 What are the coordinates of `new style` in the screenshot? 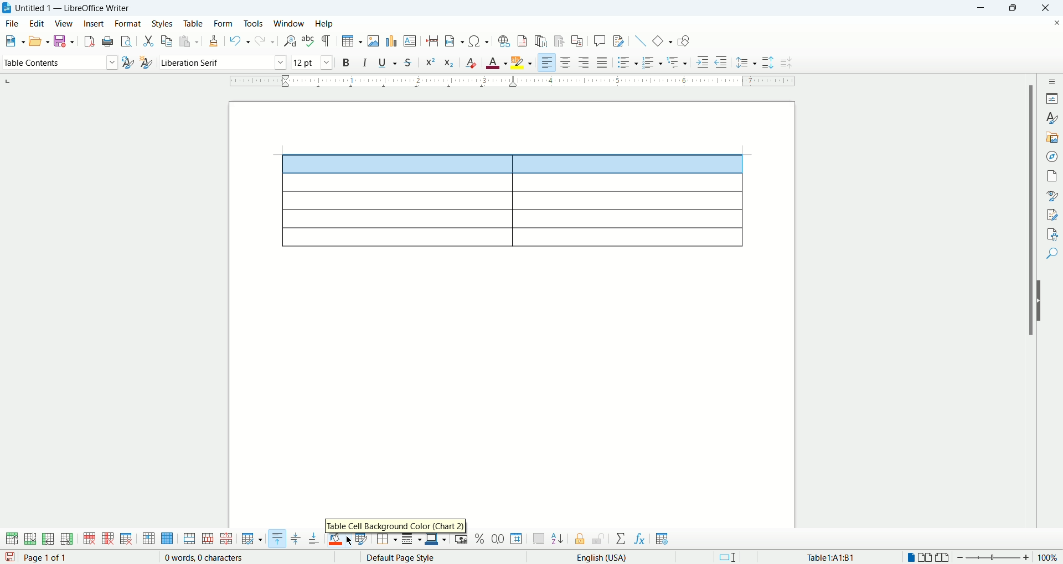 It's located at (146, 64).